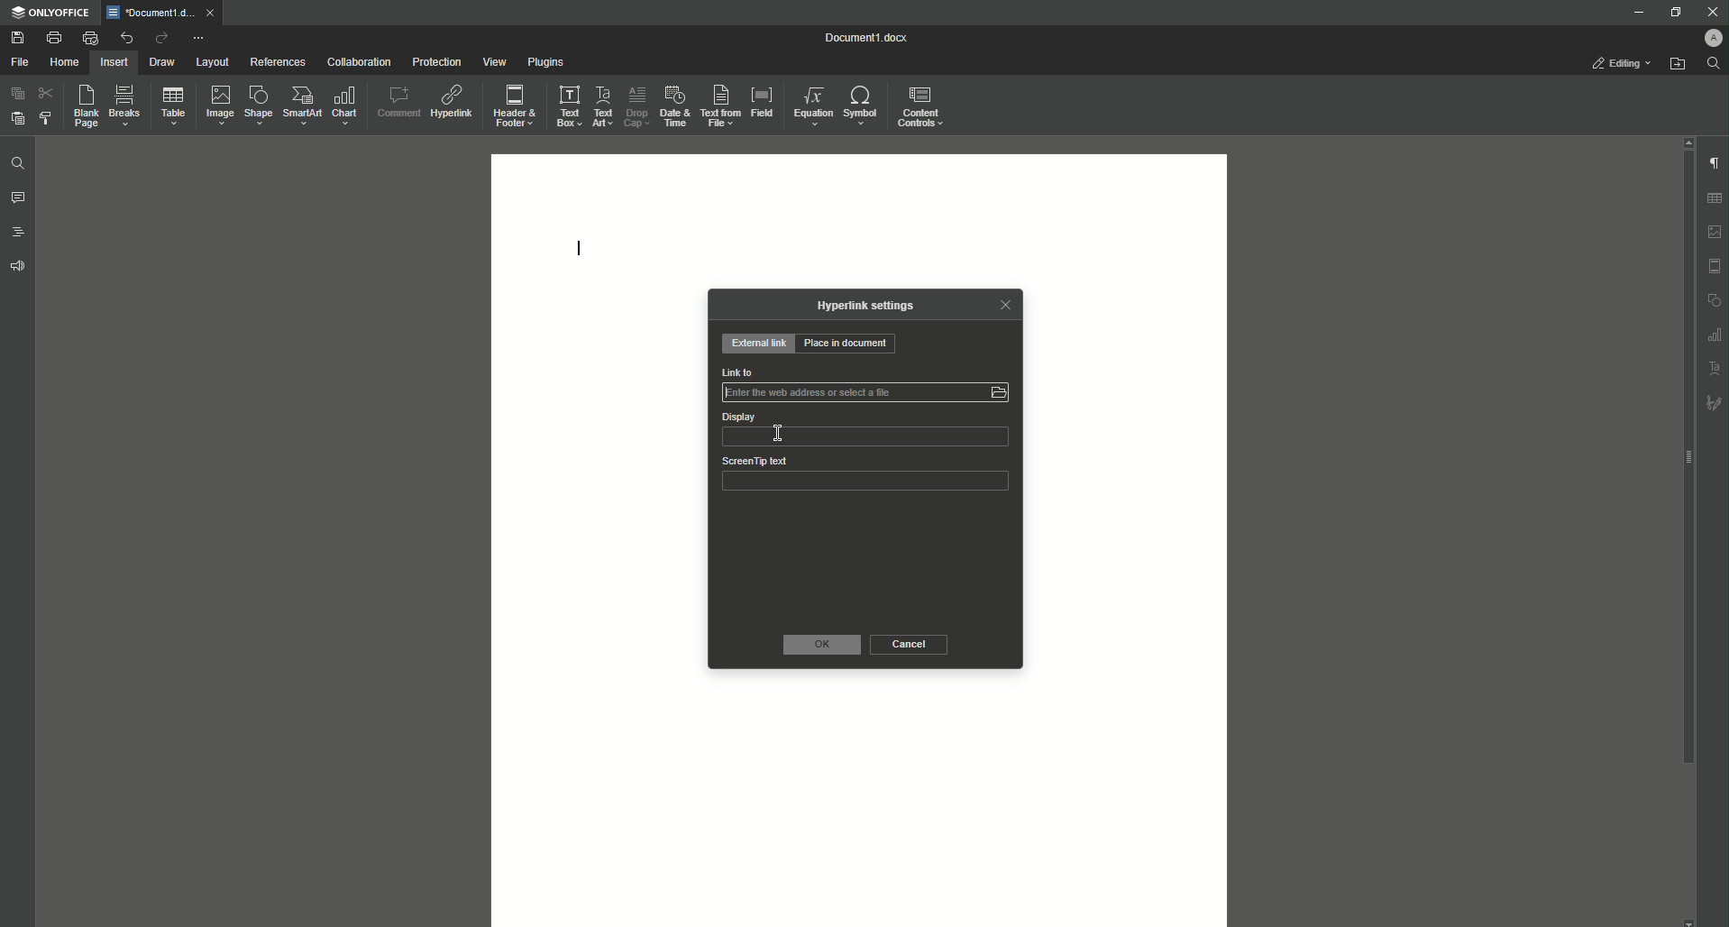 This screenshot has width=1729, height=927. What do you see at coordinates (1615, 62) in the screenshot?
I see `Editing` at bounding box center [1615, 62].